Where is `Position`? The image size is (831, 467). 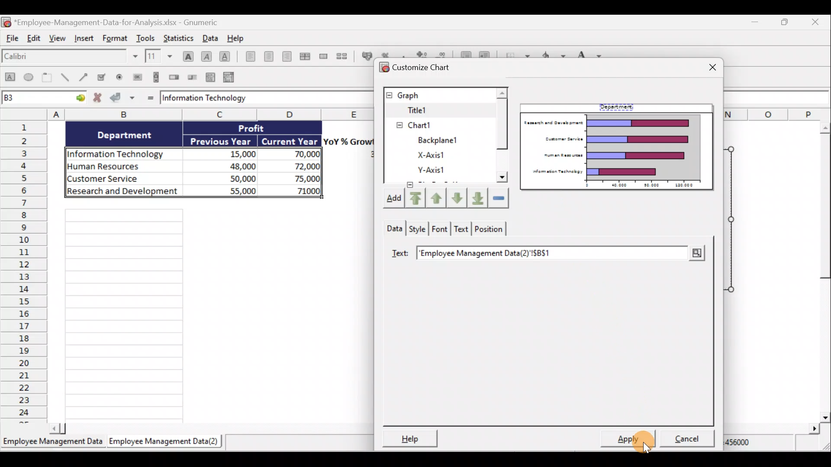
Position is located at coordinates (490, 230).